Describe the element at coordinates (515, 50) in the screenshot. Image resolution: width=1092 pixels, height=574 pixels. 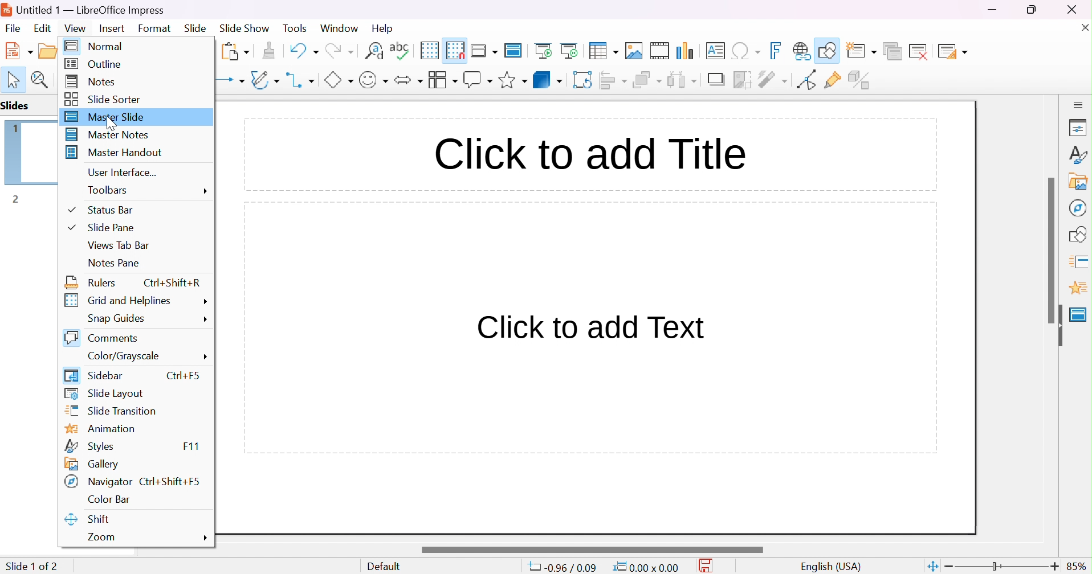
I see `master slide` at that location.